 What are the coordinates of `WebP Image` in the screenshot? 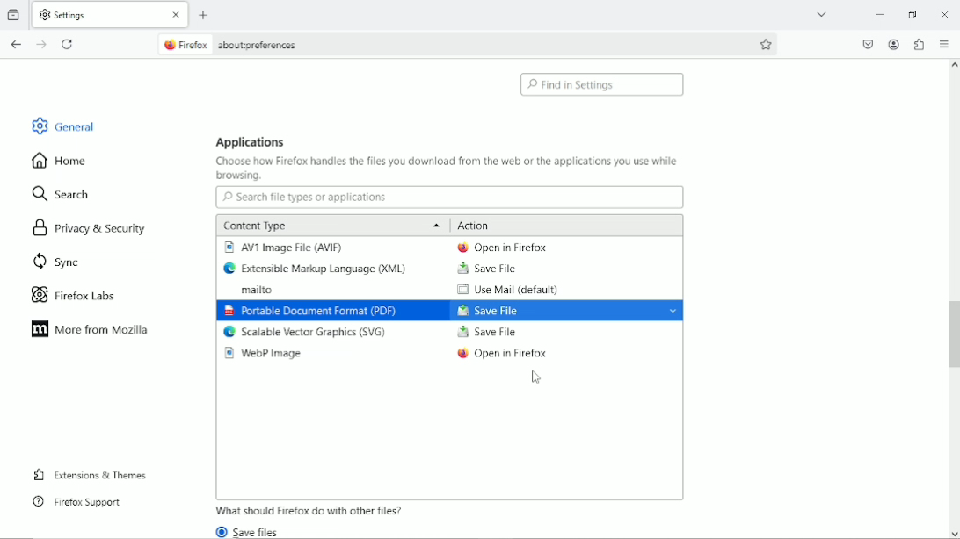 It's located at (267, 354).